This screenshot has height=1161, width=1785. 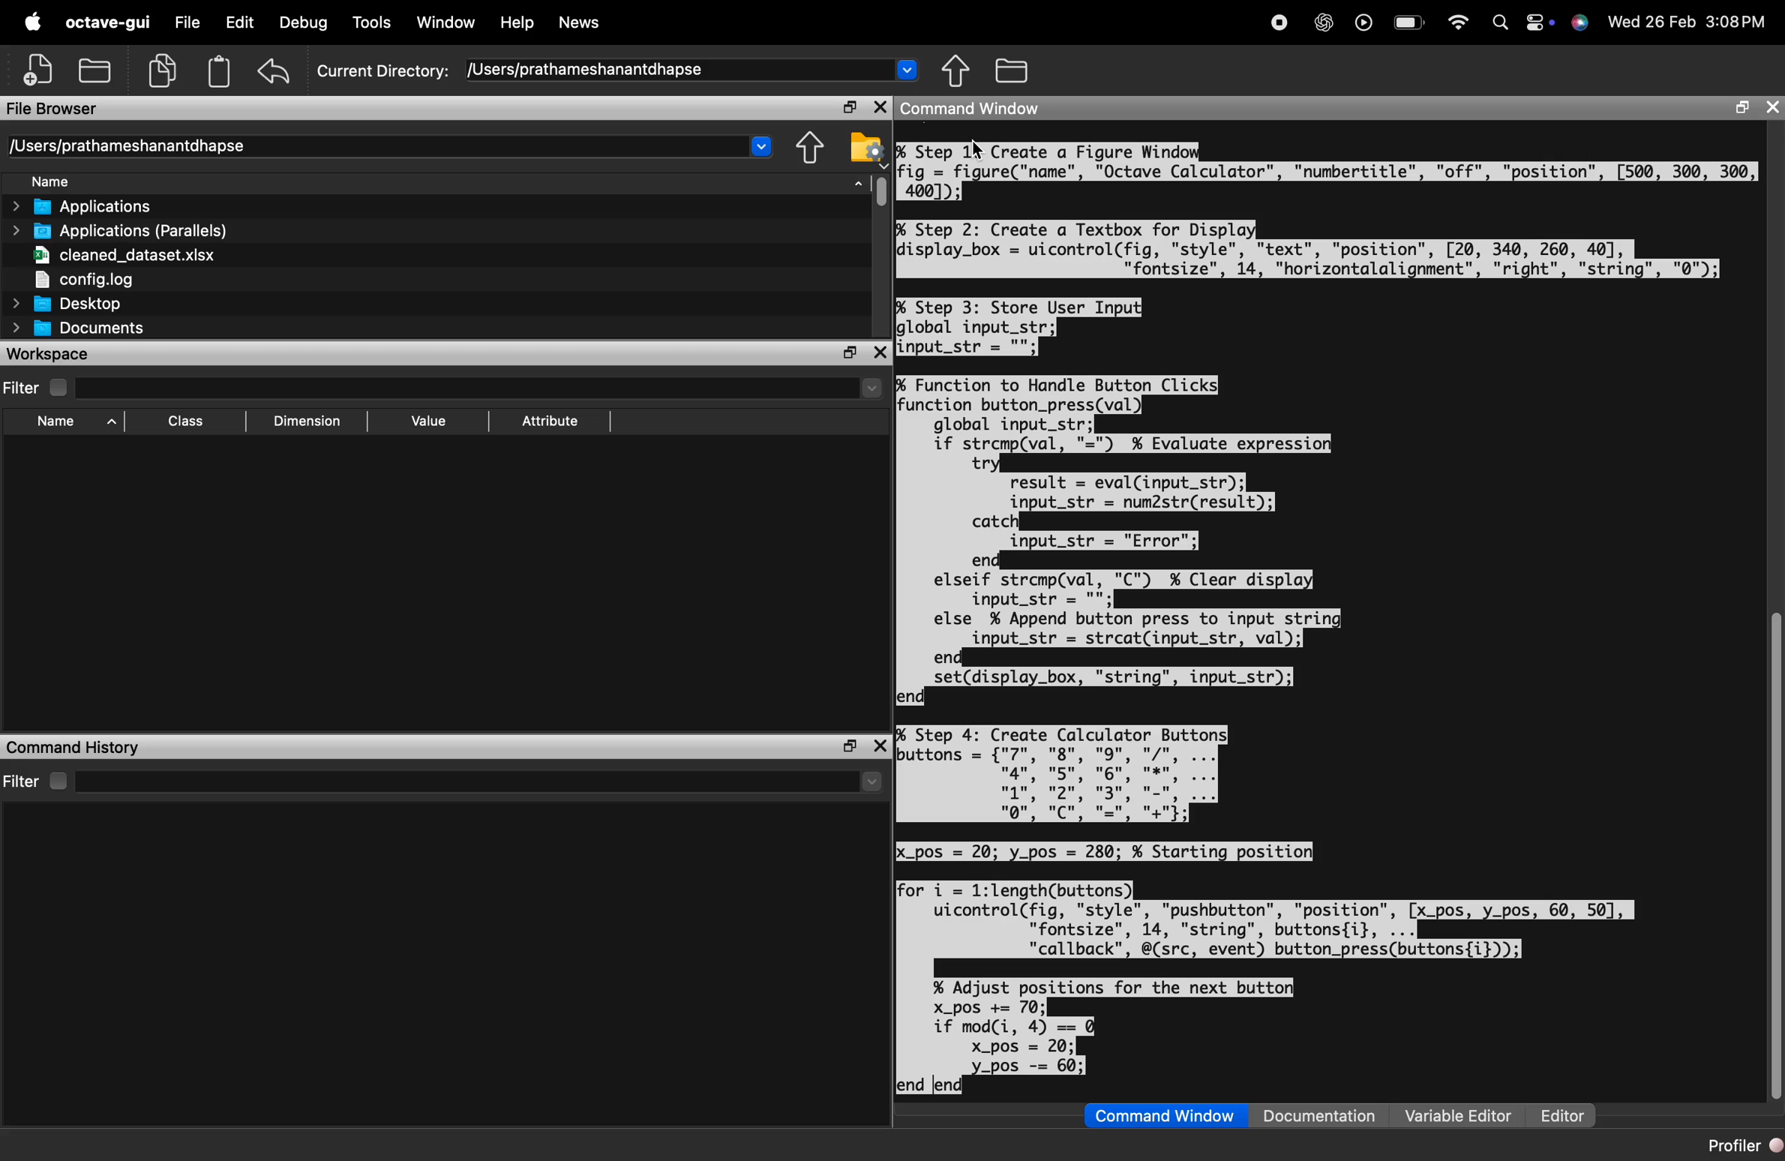 I want to click on 26 Feb, so click(x=1670, y=21).